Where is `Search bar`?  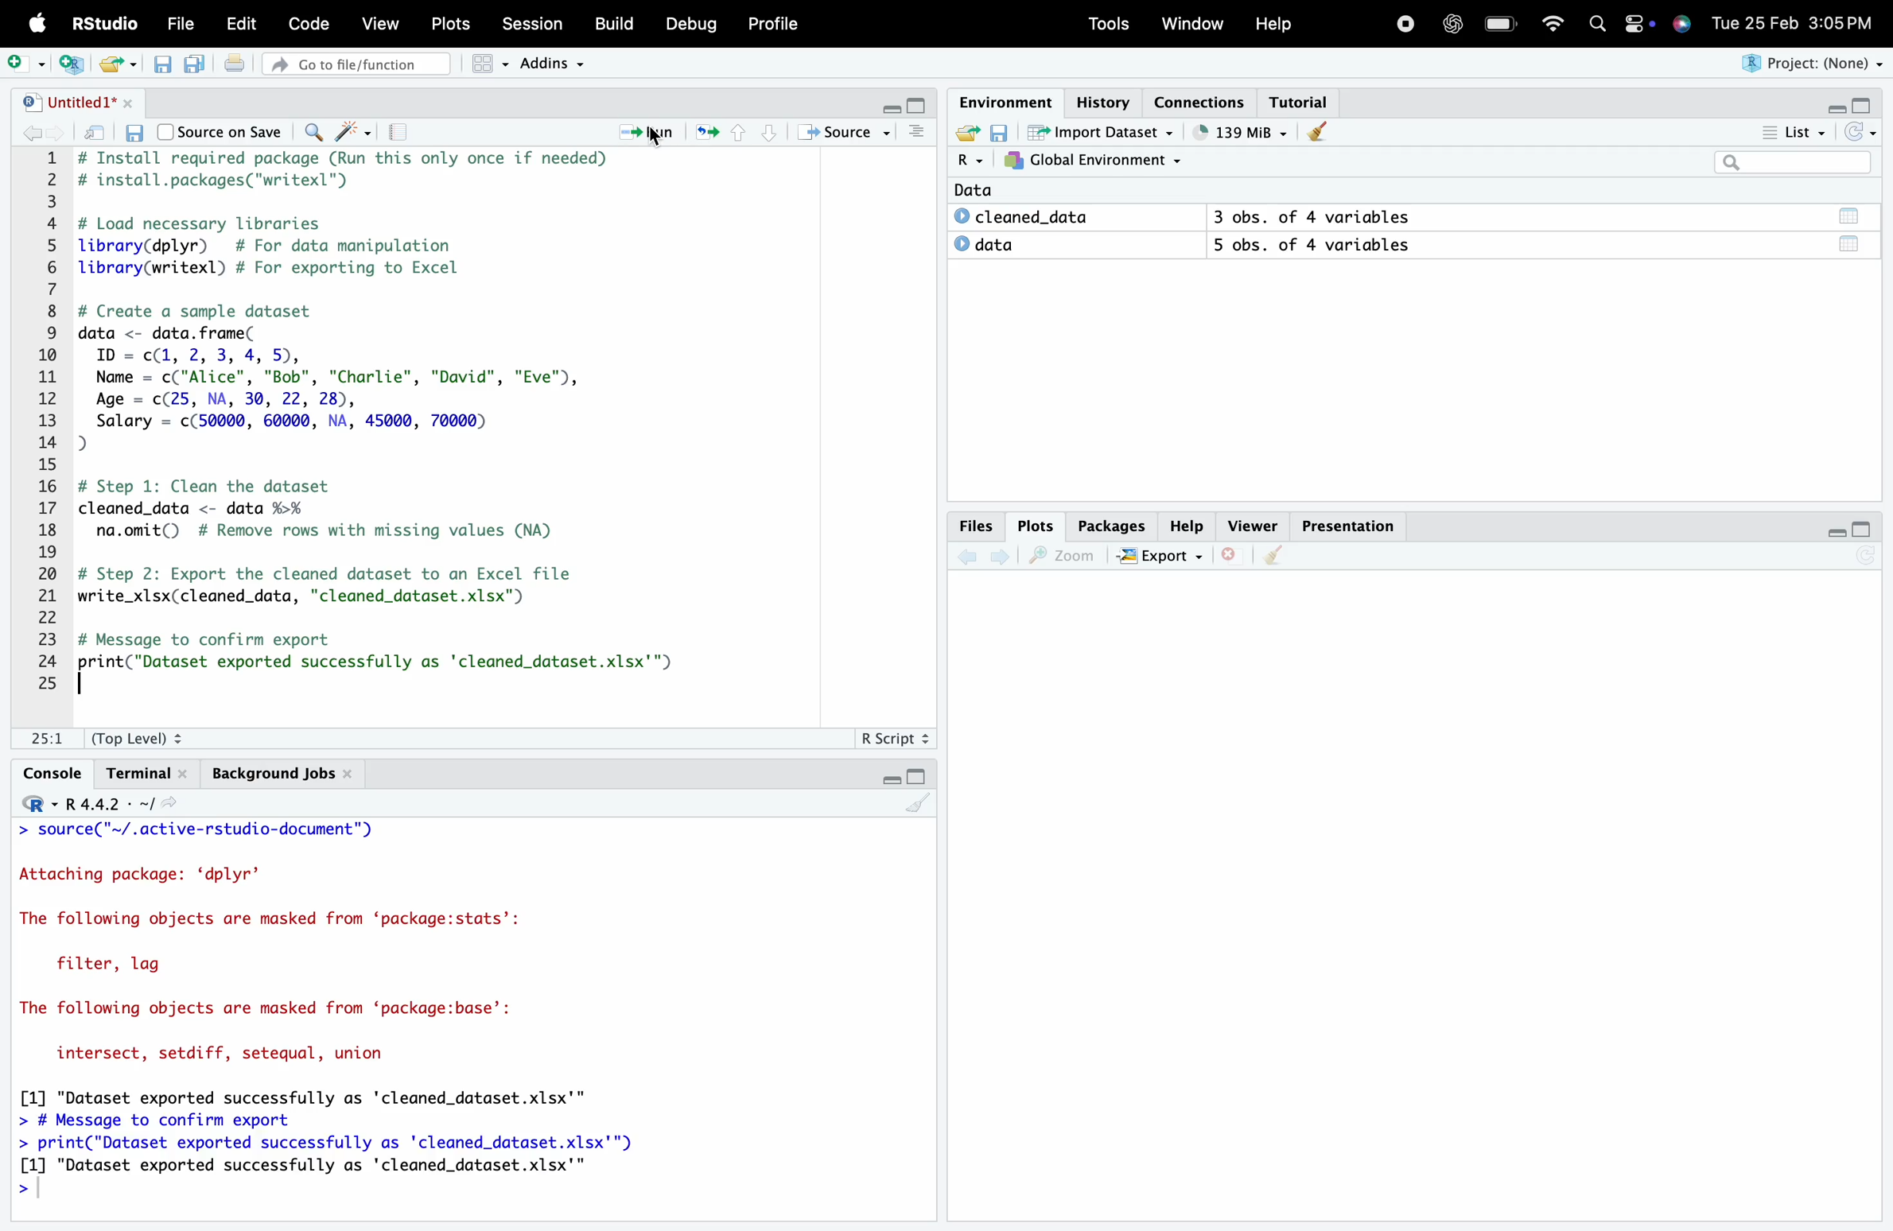 Search bar is located at coordinates (1803, 165).